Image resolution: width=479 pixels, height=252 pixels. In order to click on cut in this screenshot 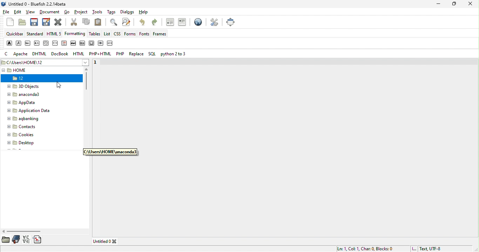, I will do `click(74, 23)`.